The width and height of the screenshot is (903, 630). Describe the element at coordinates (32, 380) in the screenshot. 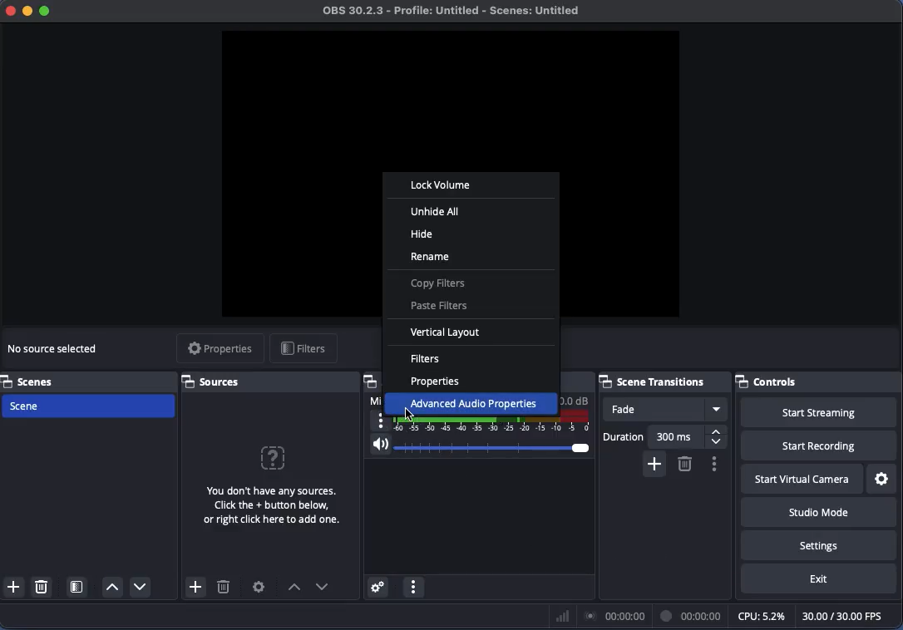

I see `Scenes` at that location.